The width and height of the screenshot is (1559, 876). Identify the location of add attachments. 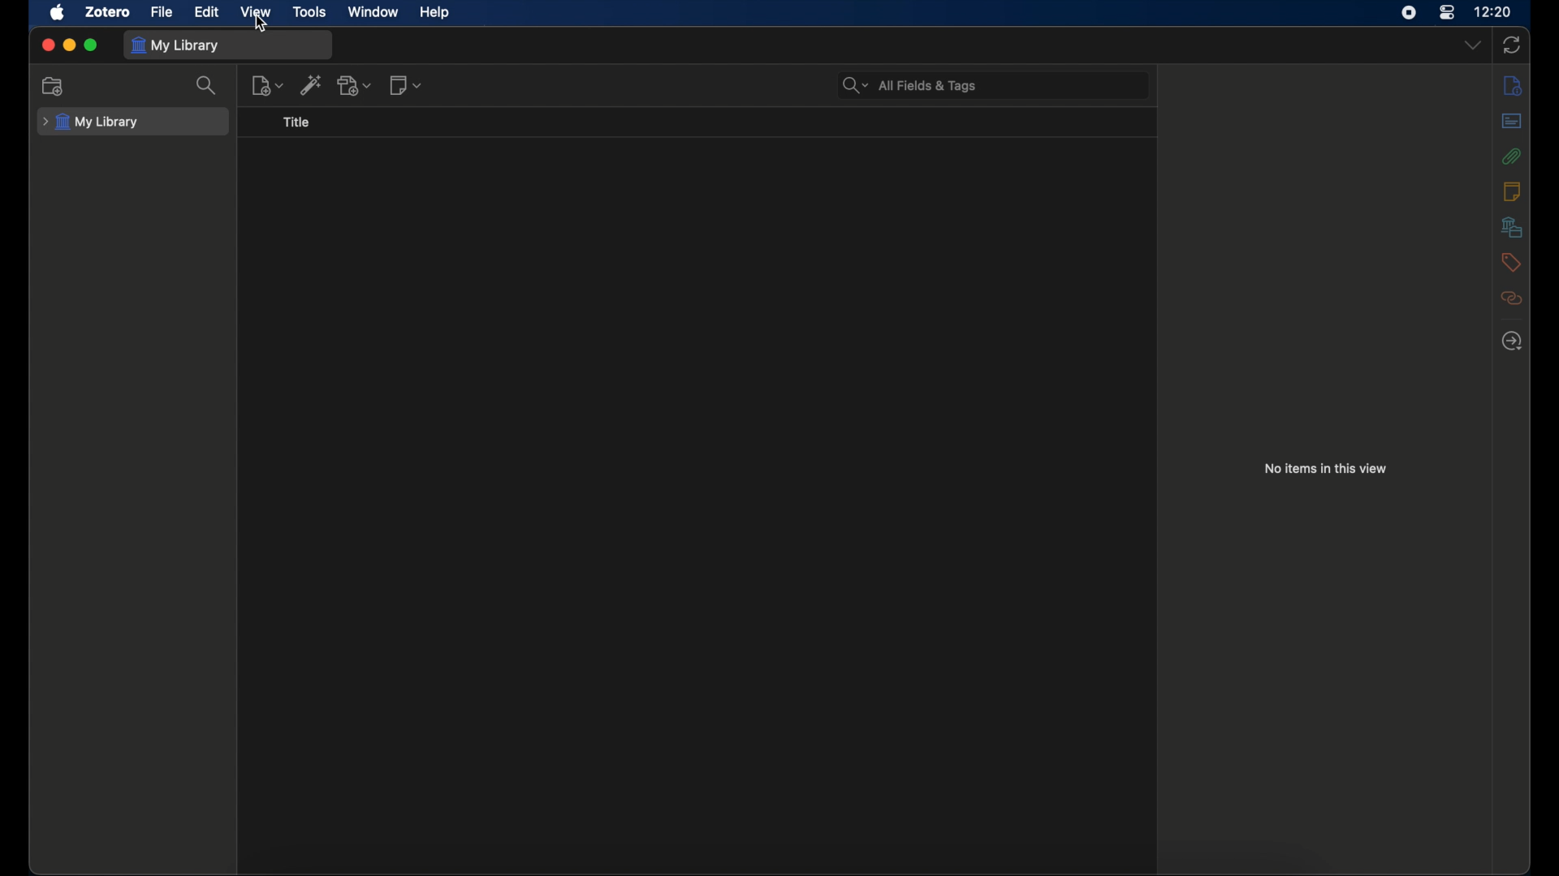
(355, 86).